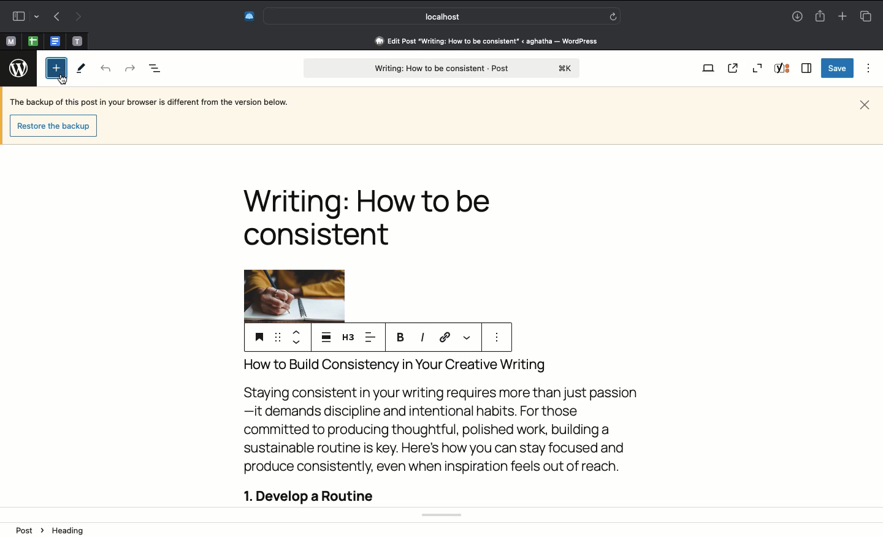  Describe the element at coordinates (325, 337) in the screenshot. I see `Justify` at that location.